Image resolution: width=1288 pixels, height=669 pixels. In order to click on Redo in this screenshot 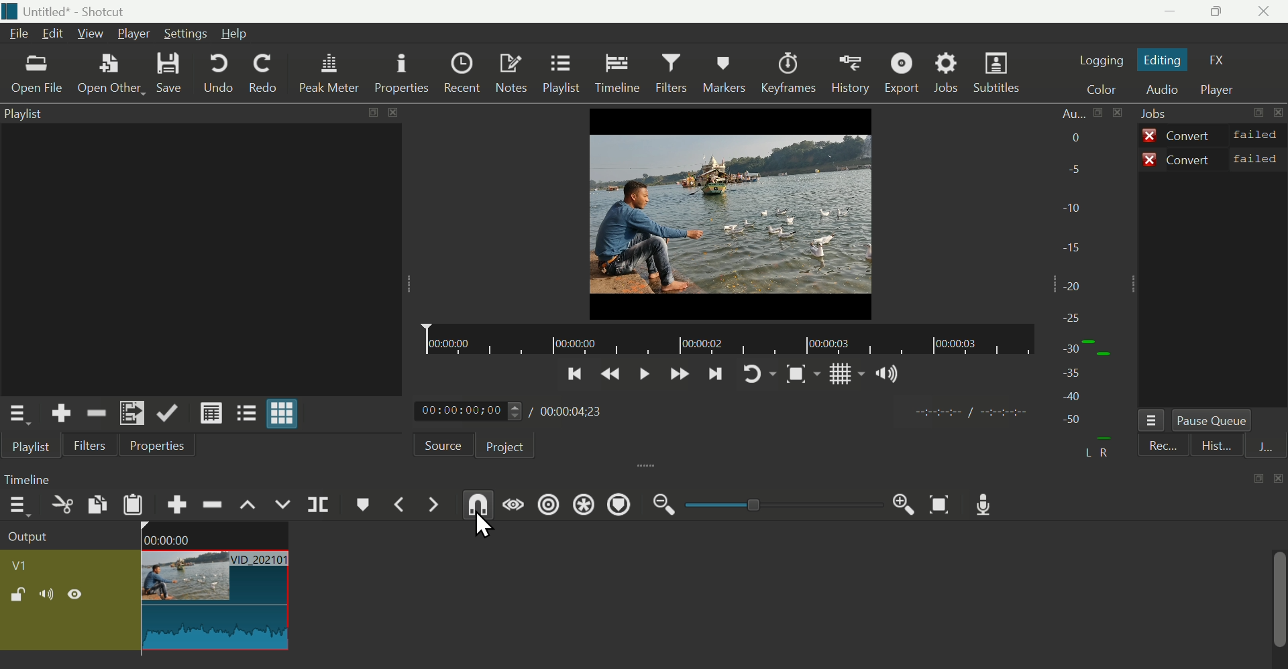, I will do `click(264, 73)`.